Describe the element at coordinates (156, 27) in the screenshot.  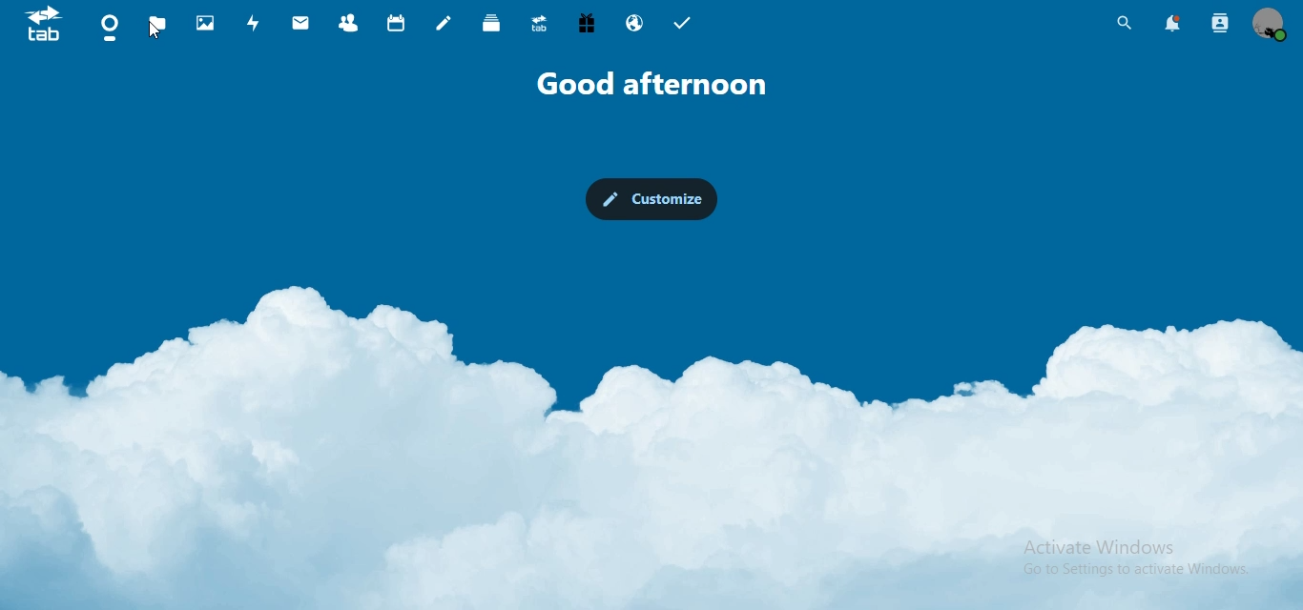
I see `files` at that location.